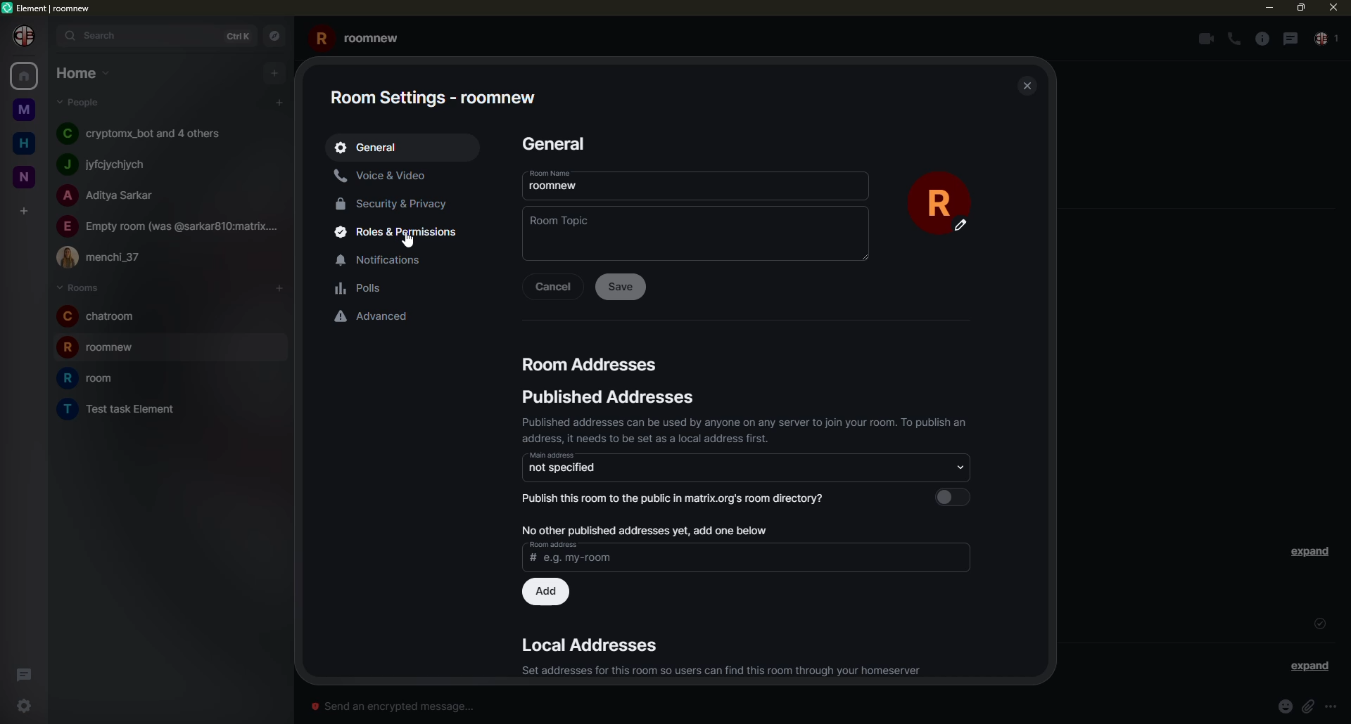 The image size is (1351, 724). What do you see at coordinates (48, 6) in the screenshot?
I see `element` at bounding box center [48, 6].